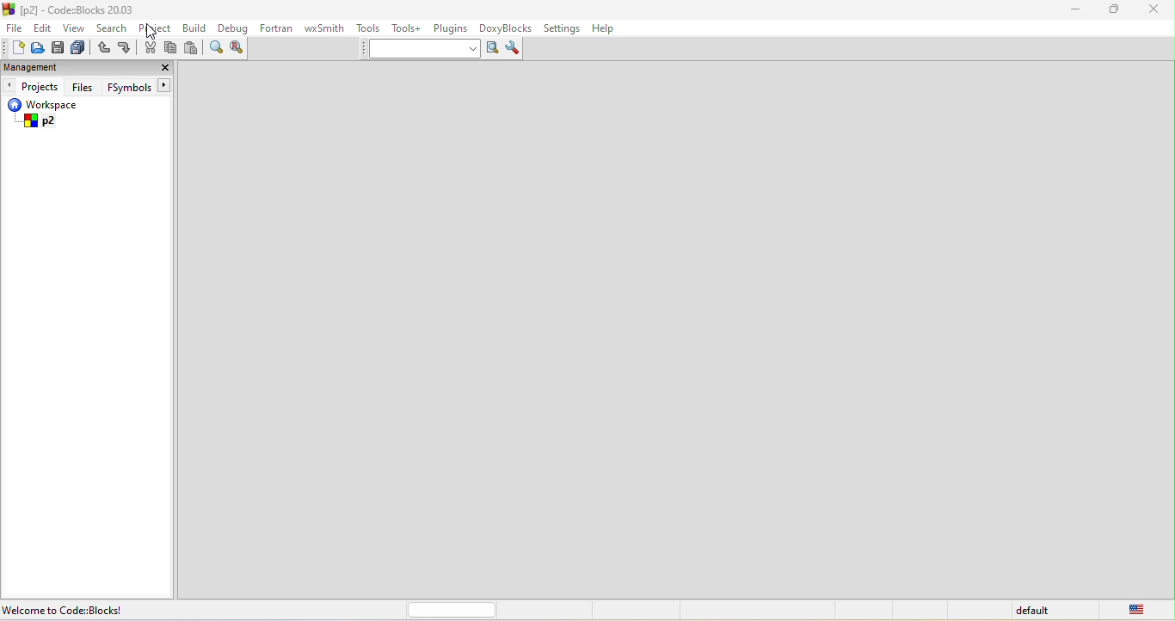  What do you see at coordinates (146, 34) in the screenshot?
I see `cursor` at bounding box center [146, 34].